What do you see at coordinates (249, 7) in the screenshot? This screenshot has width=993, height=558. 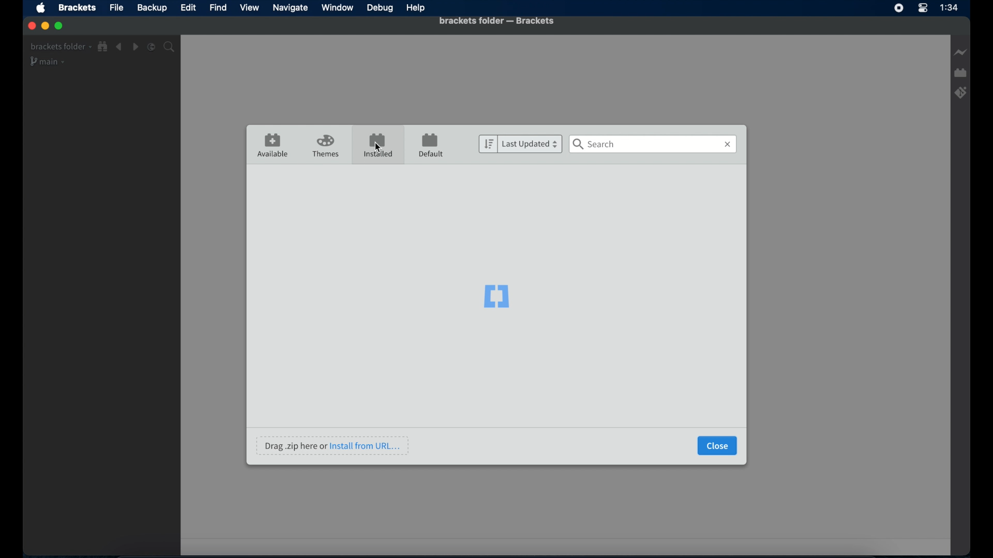 I see `View` at bounding box center [249, 7].